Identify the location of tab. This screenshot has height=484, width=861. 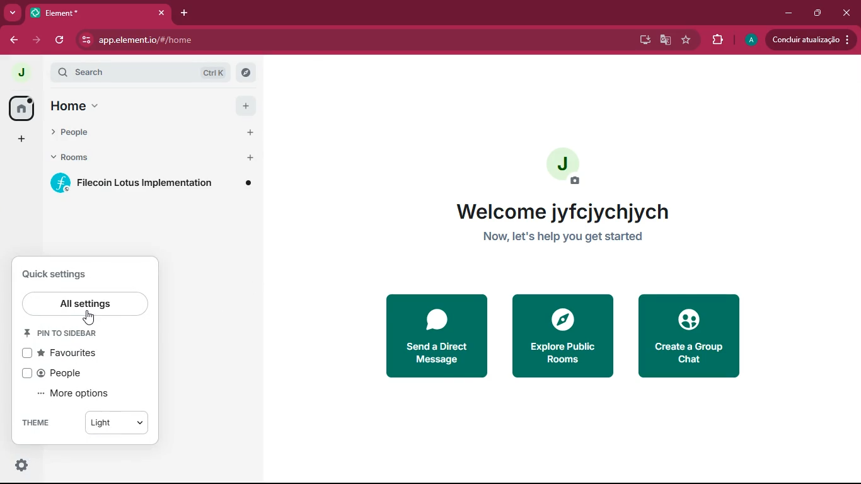
(83, 13).